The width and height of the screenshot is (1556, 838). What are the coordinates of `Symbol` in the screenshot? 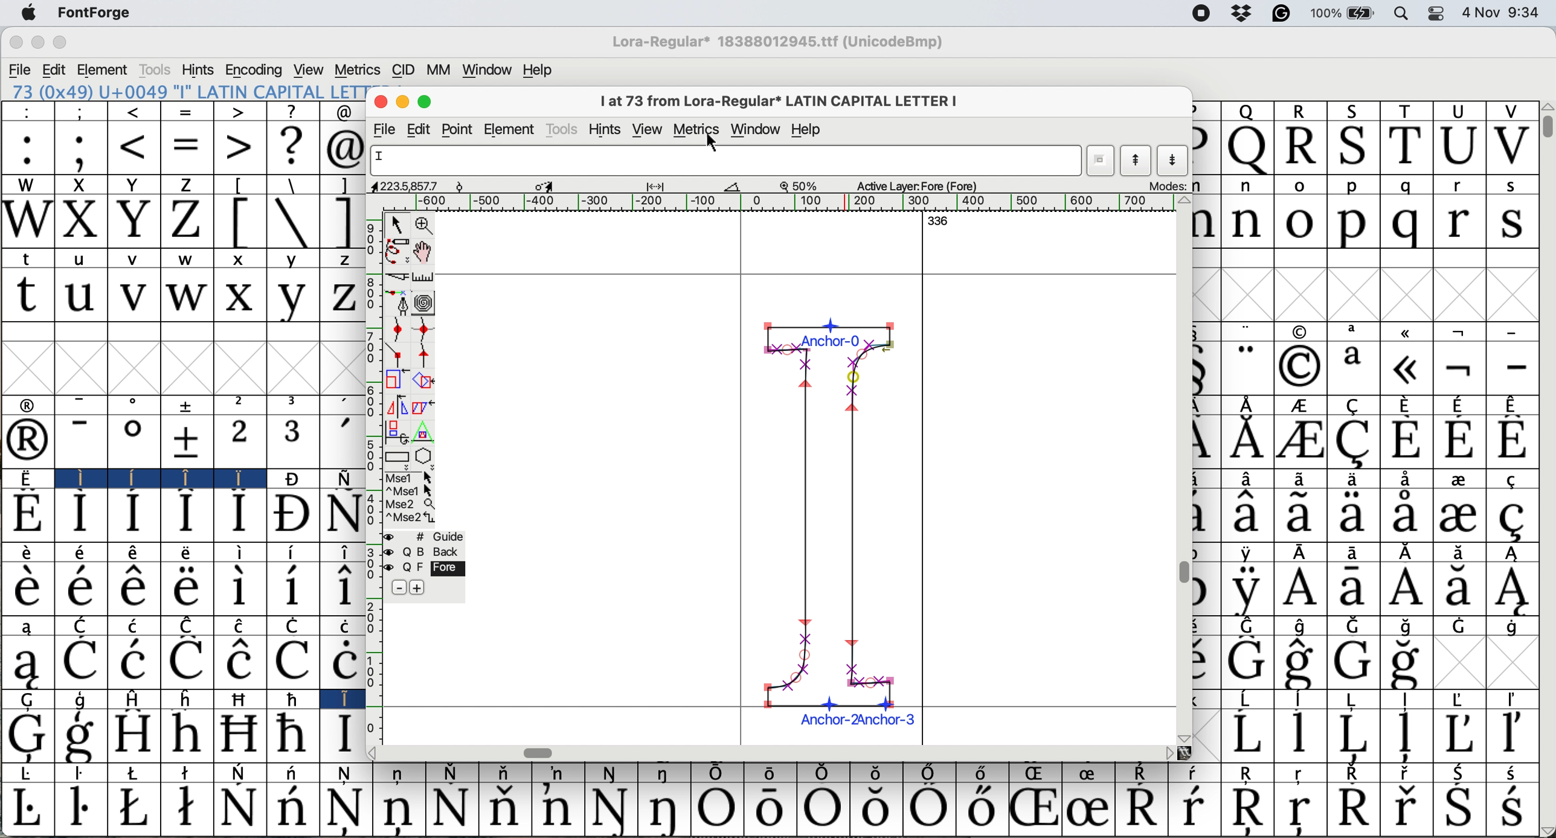 It's located at (80, 662).